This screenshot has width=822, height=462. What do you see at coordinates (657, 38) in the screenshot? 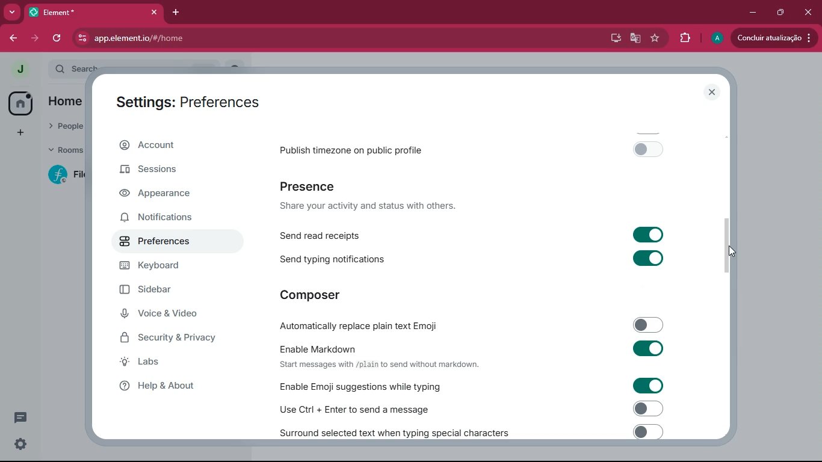
I see `favourite` at bounding box center [657, 38].